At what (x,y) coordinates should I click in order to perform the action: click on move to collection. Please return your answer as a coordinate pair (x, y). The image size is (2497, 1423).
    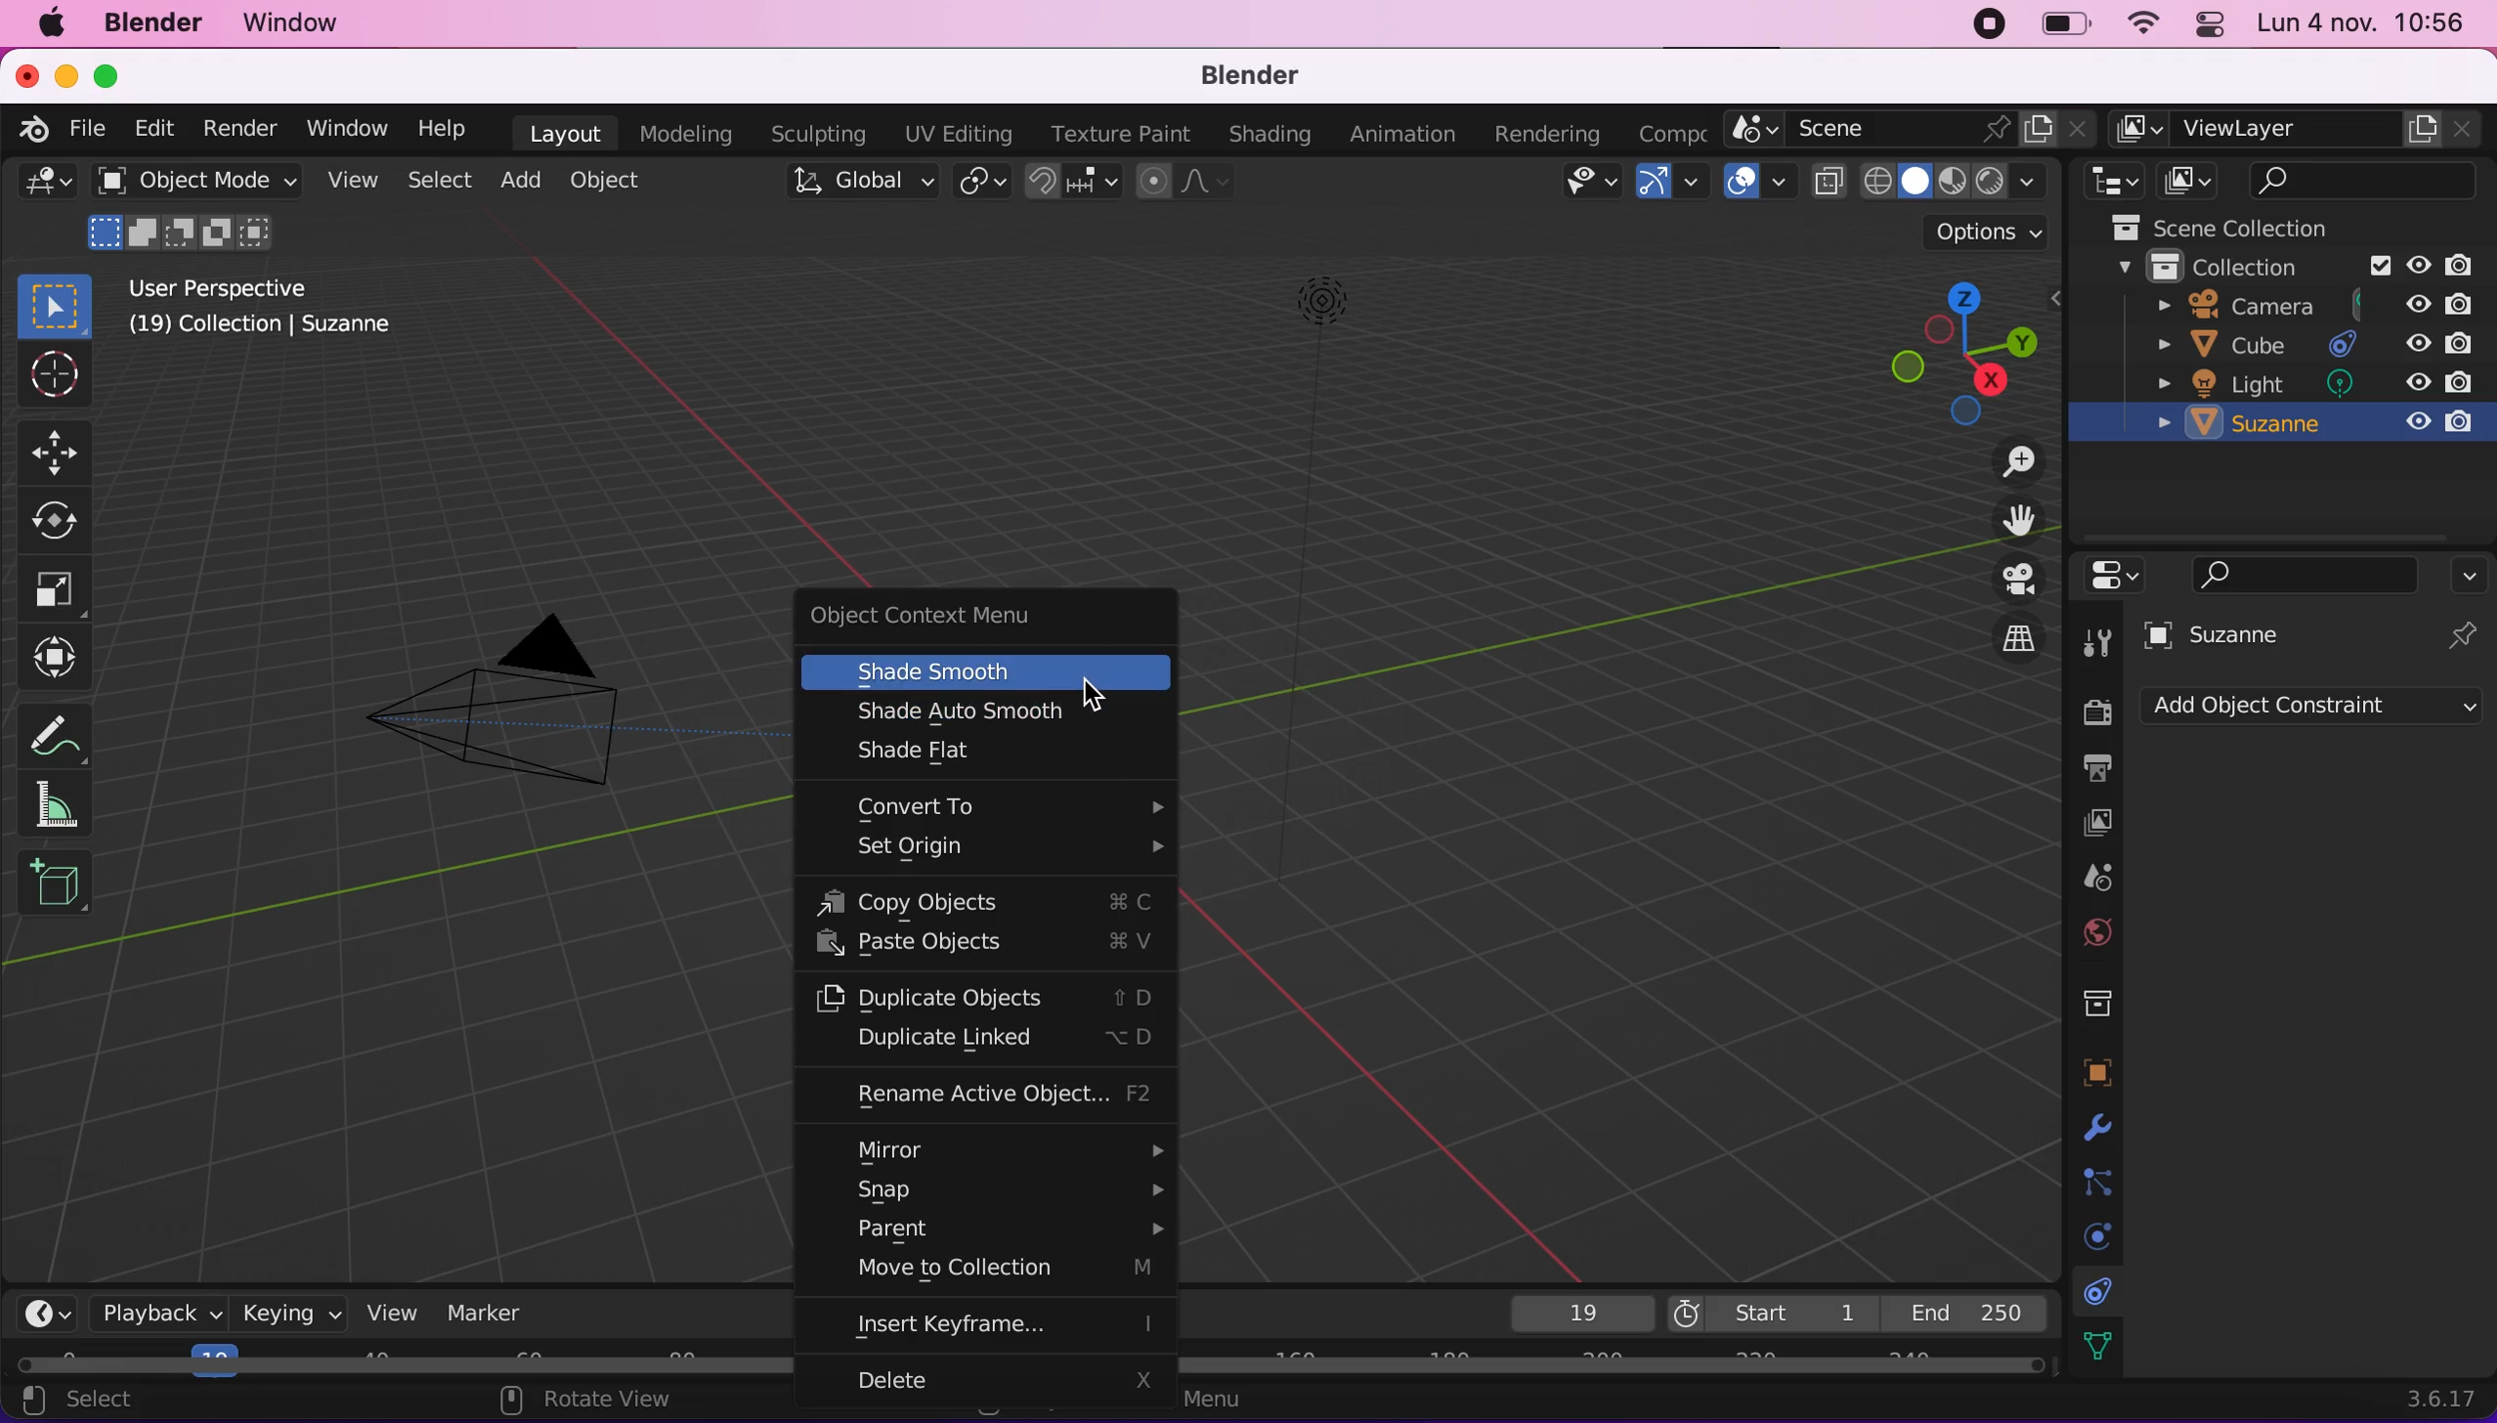
    Looking at the image, I should click on (993, 1270).